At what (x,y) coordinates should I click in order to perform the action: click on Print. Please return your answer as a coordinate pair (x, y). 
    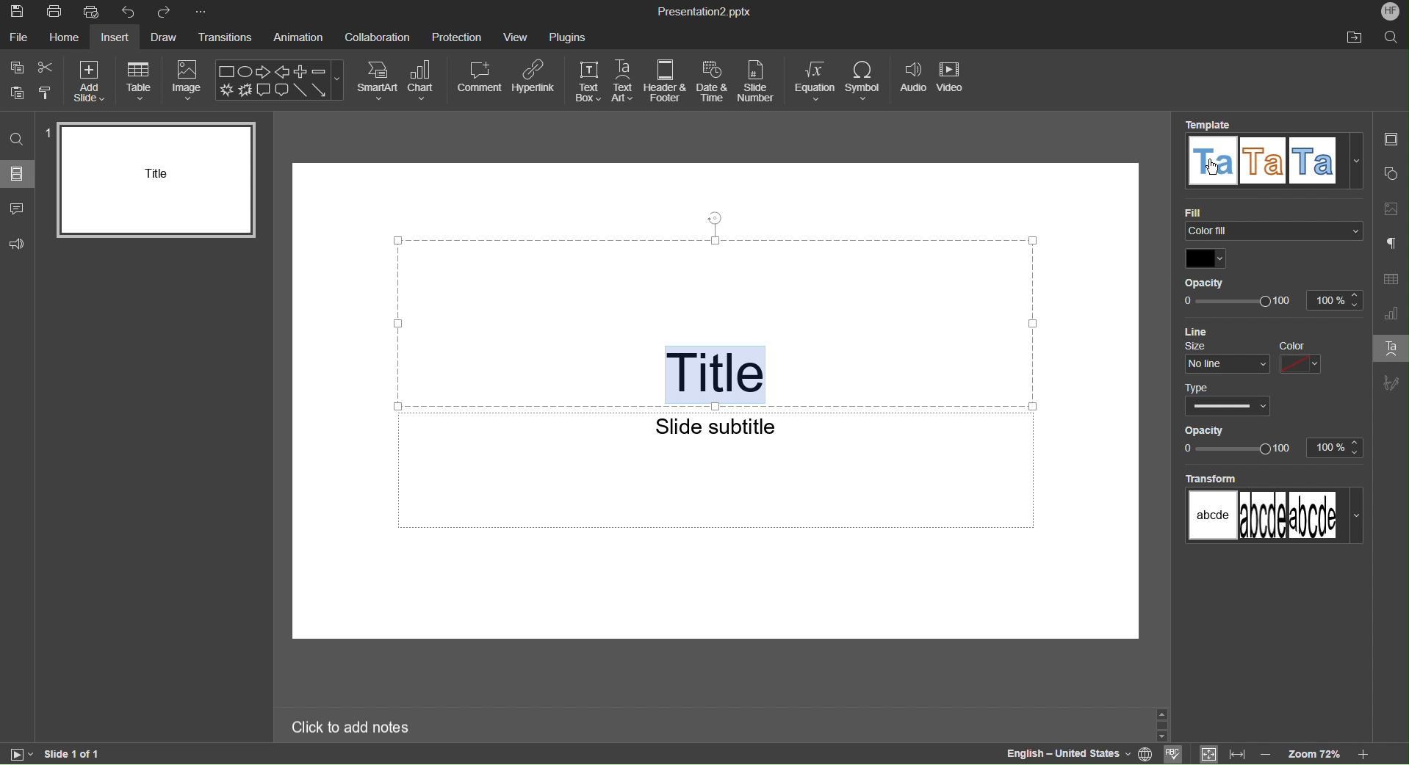
    Looking at the image, I should click on (57, 12).